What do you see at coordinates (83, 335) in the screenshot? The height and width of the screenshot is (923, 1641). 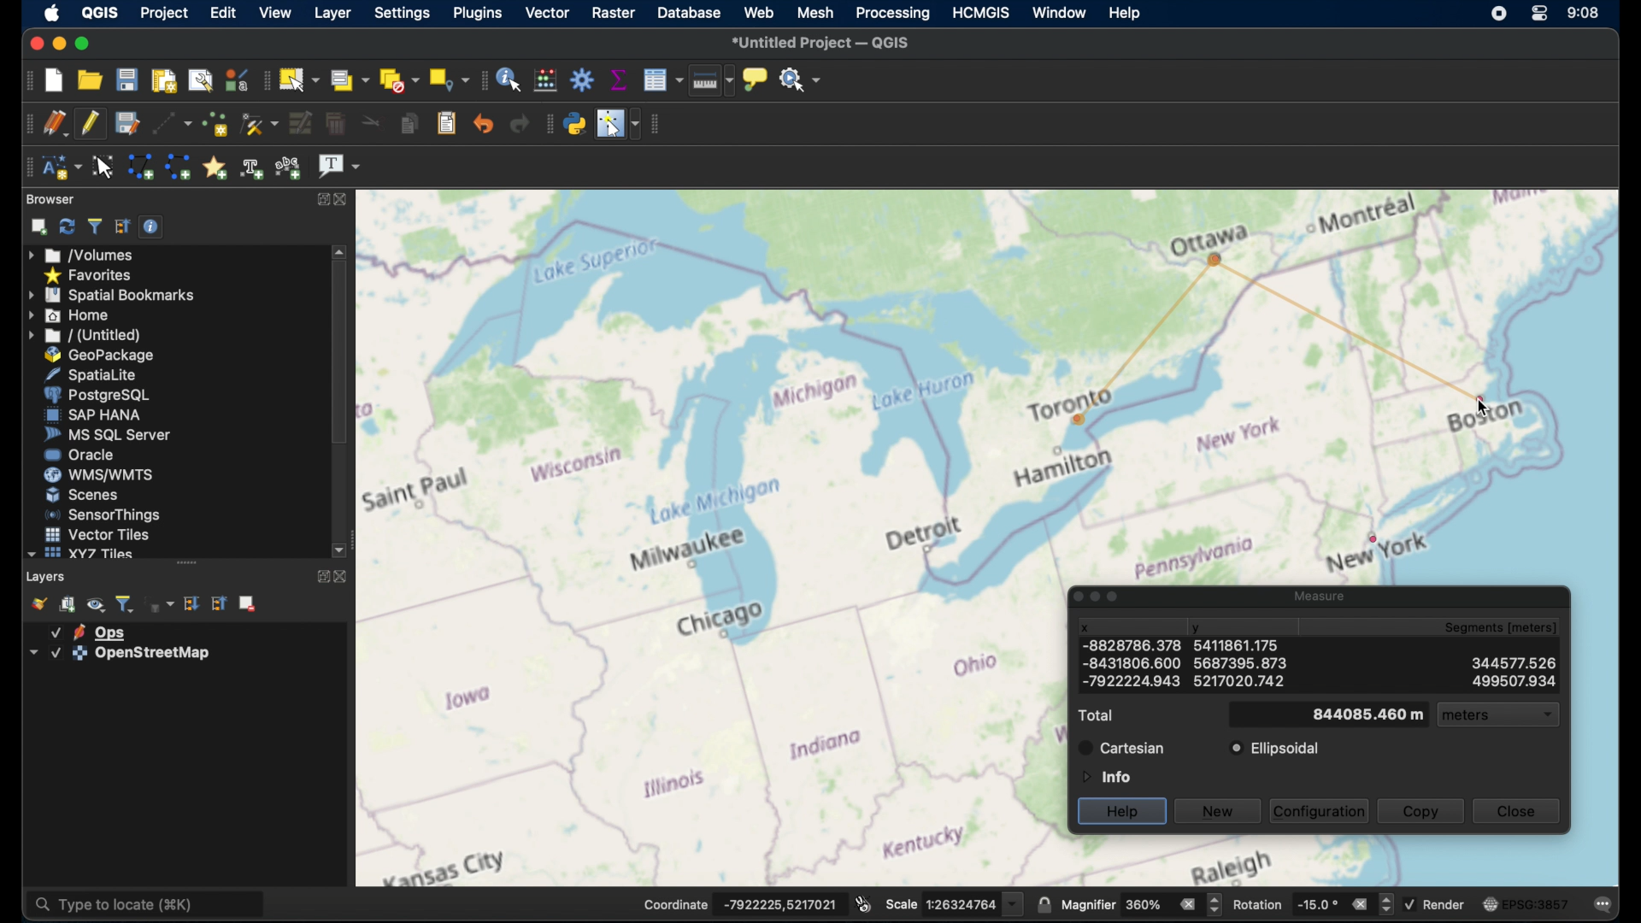 I see `untitled menu` at bounding box center [83, 335].